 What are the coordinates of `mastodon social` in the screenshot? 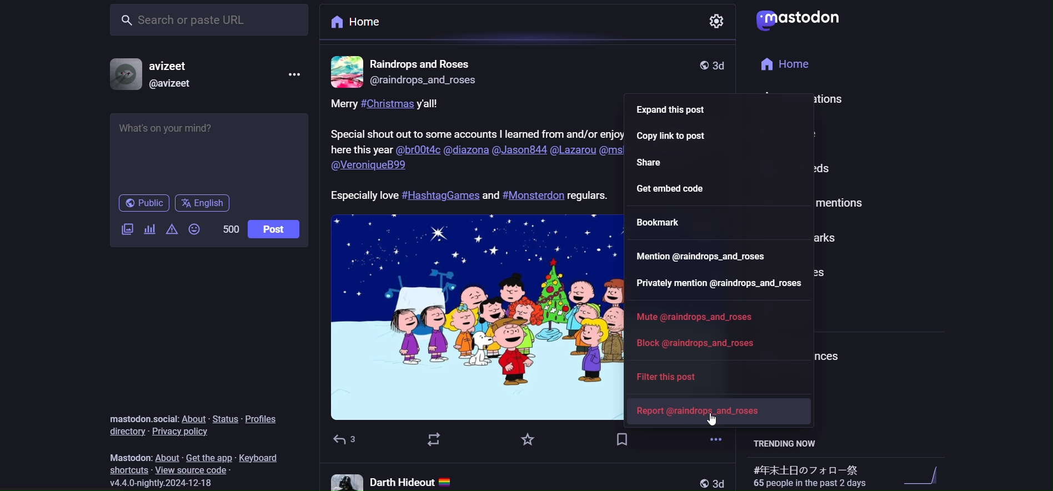 It's located at (142, 417).